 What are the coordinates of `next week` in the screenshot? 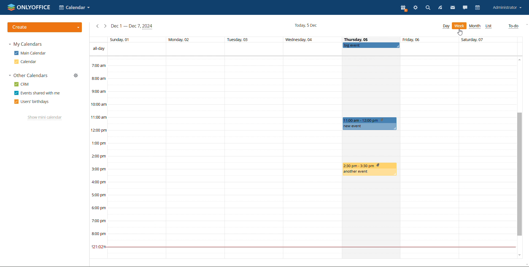 It's located at (105, 26).